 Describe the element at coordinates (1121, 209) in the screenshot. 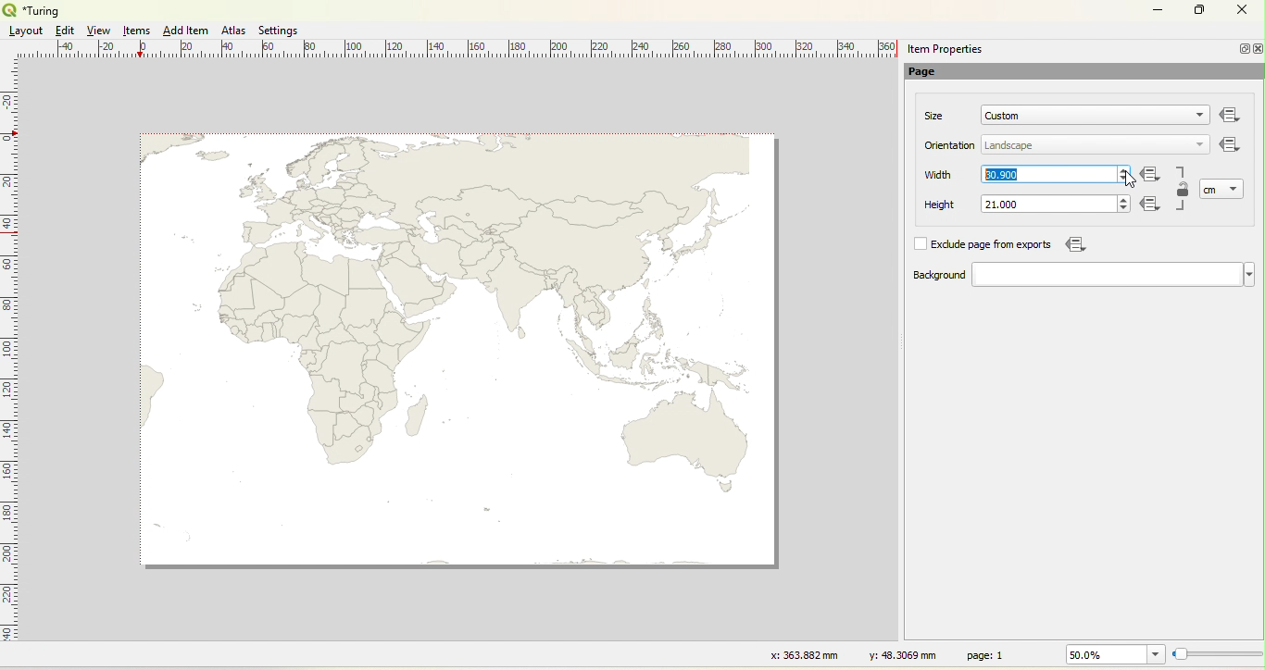

I see `decrease` at that location.